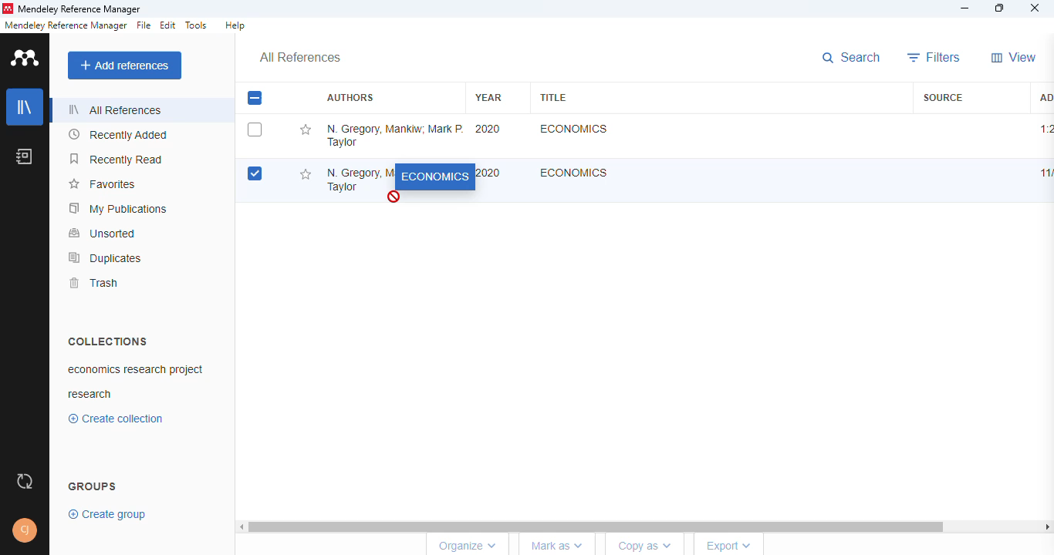 The width and height of the screenshot is (1054, 555). What do you see at coordinates (7, 8) in the screenshot?
I see `logo` at bounding box center [7, 8].